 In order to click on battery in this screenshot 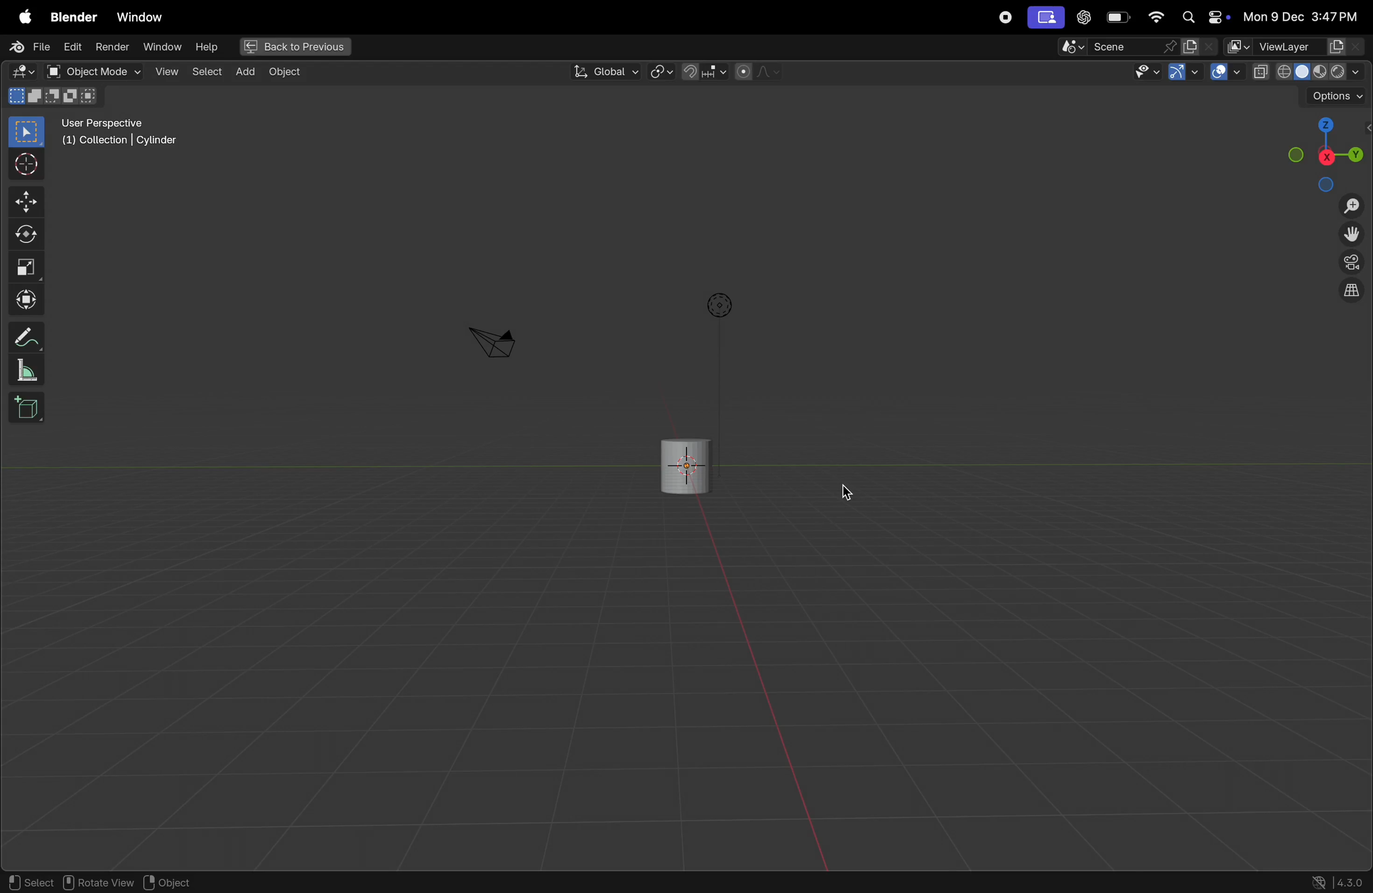, I will do `click(1119, 17)`.